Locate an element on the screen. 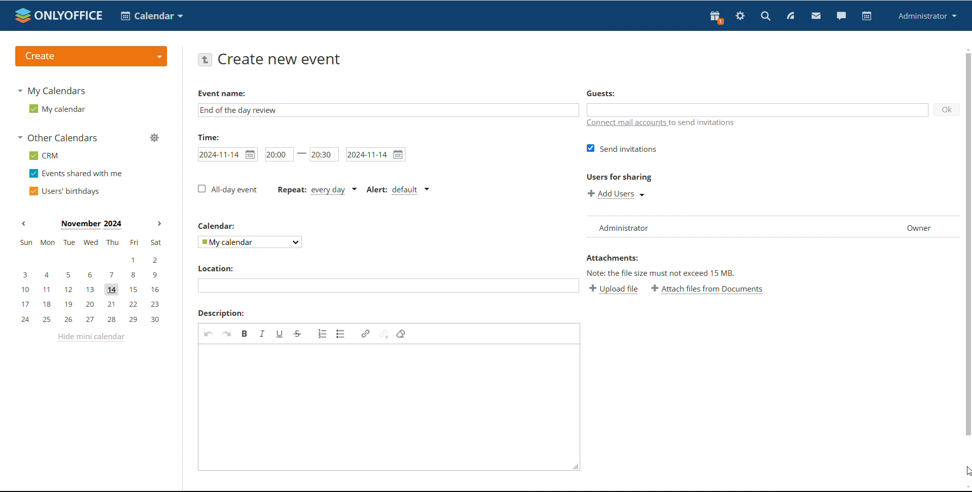  17, 18, 19, 20, 21, 22, 23 is located at coordinates (93, 304).